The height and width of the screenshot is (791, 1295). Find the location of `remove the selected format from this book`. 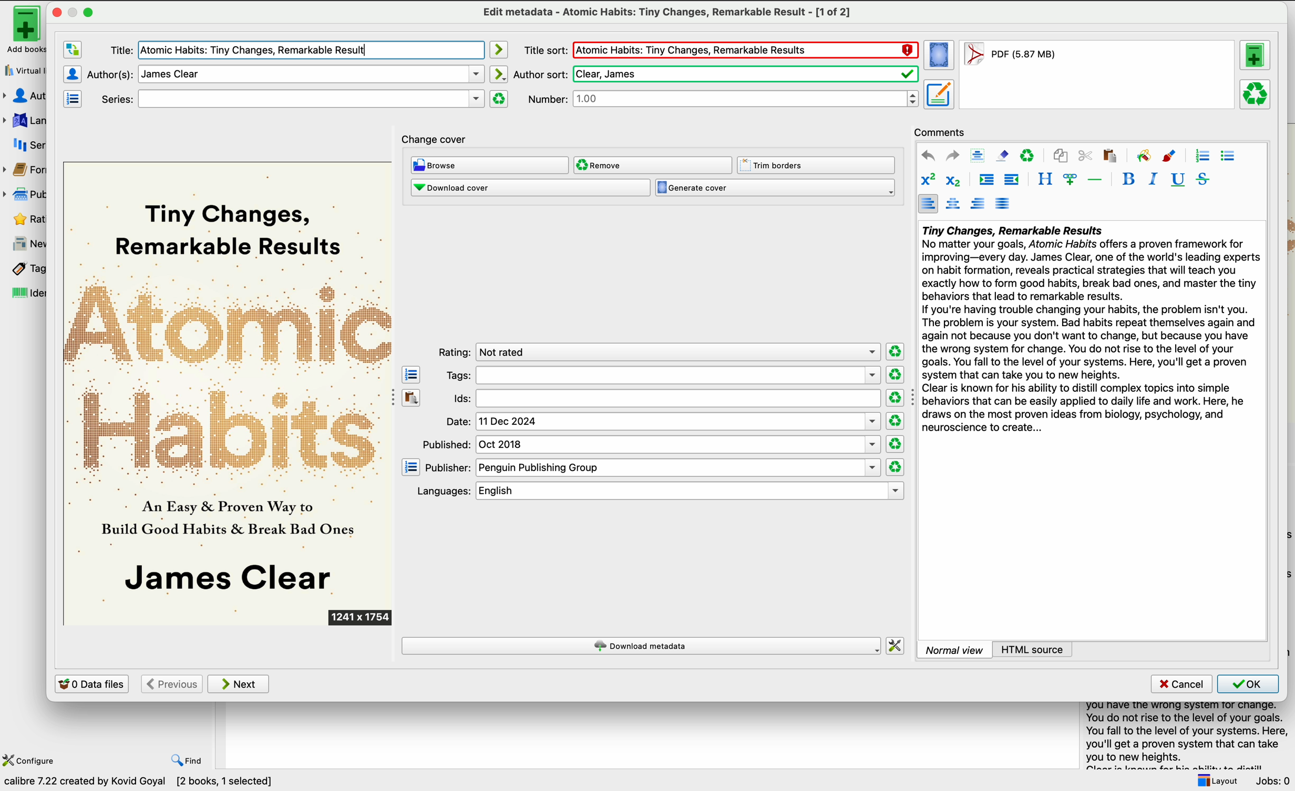

remove the selected format from this book is located at coordinates (1256, 95).